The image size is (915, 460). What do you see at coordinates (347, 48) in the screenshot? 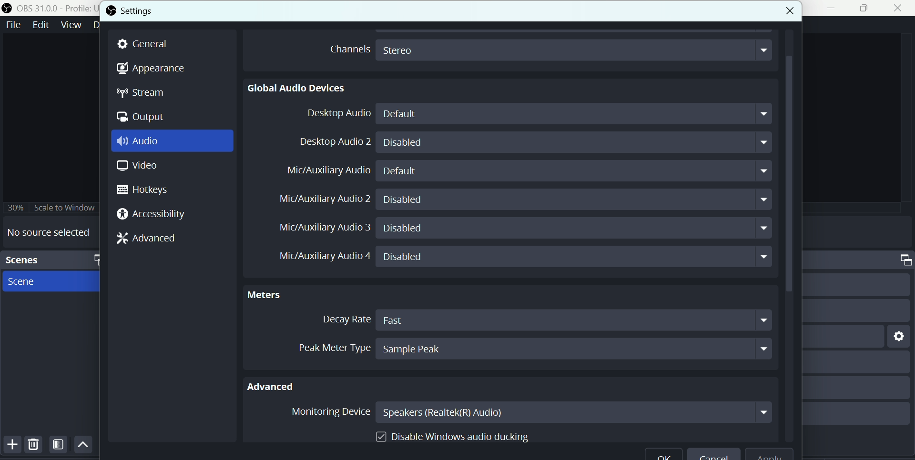
I see `Channels` at bounding box center [347, 48].